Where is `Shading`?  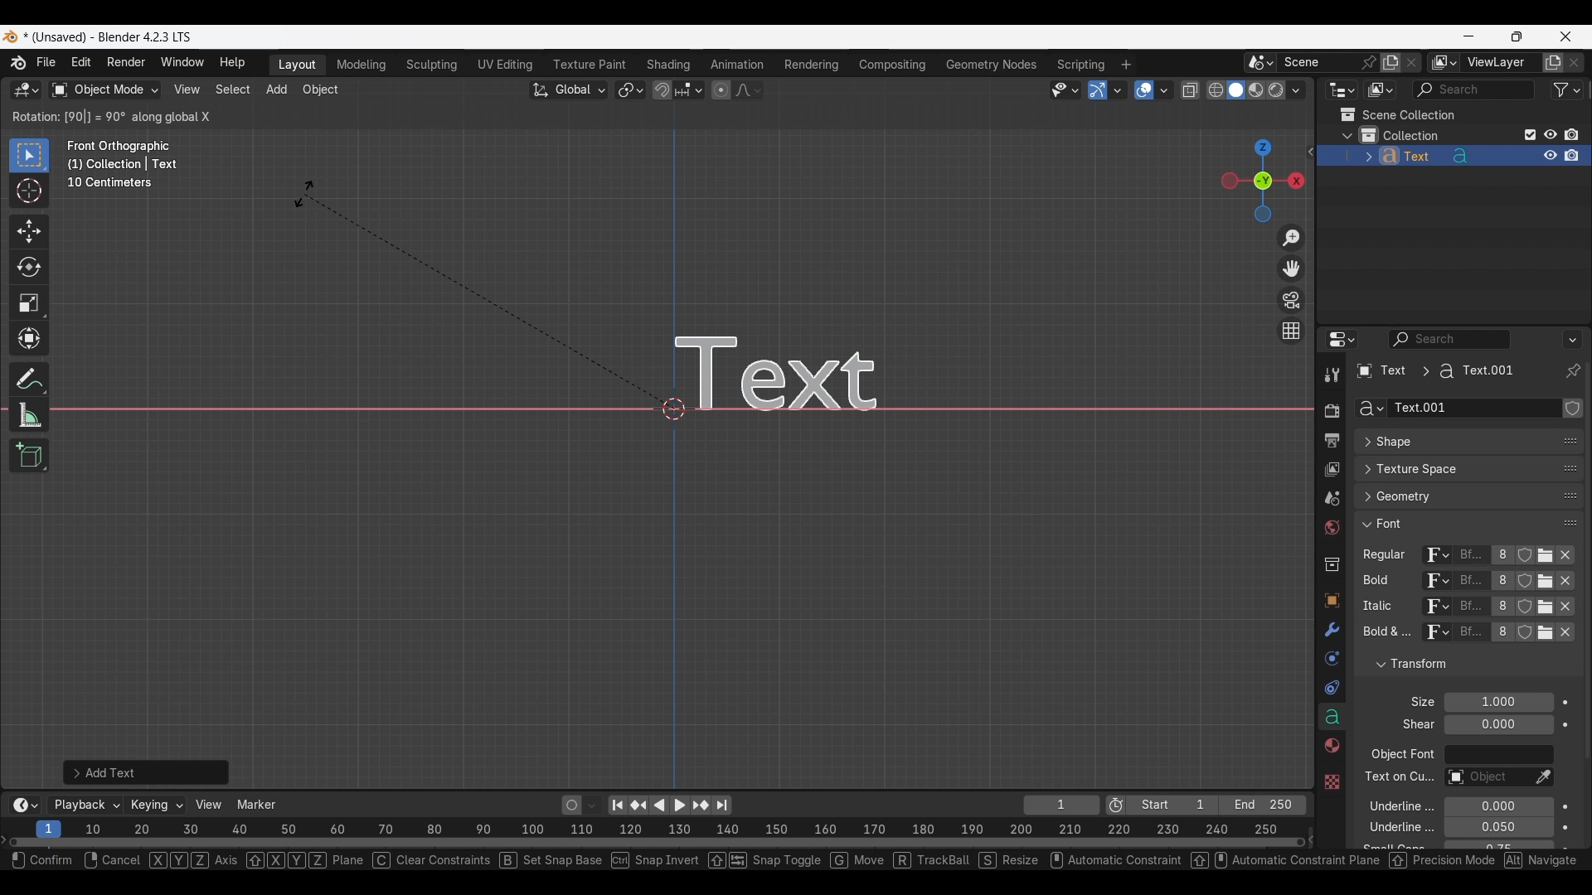 Shading is located at coordinates (1295, 90).